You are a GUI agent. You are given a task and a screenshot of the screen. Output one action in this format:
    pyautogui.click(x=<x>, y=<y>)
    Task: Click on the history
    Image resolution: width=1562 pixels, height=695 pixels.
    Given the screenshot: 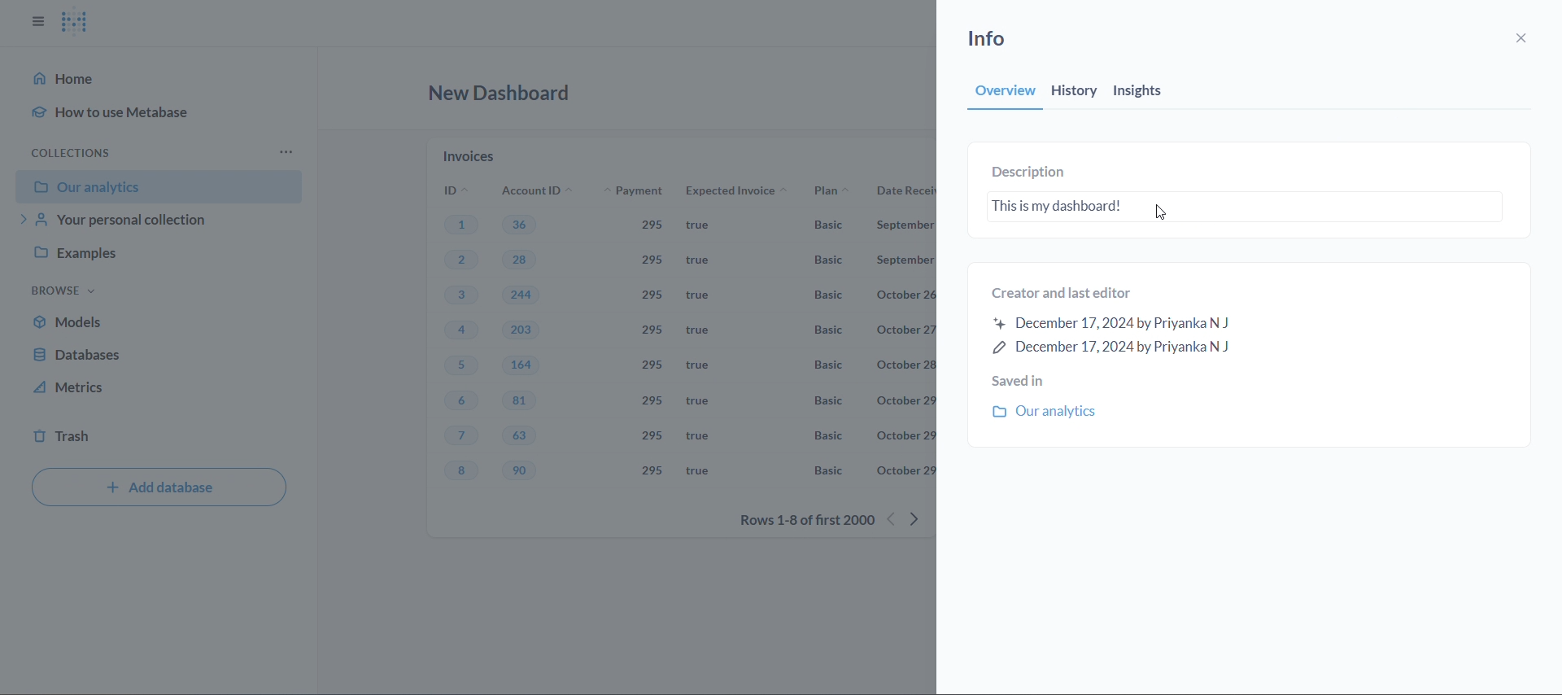 What is the action you would take?
    pyautogui.click(x=1076, y=93)
    